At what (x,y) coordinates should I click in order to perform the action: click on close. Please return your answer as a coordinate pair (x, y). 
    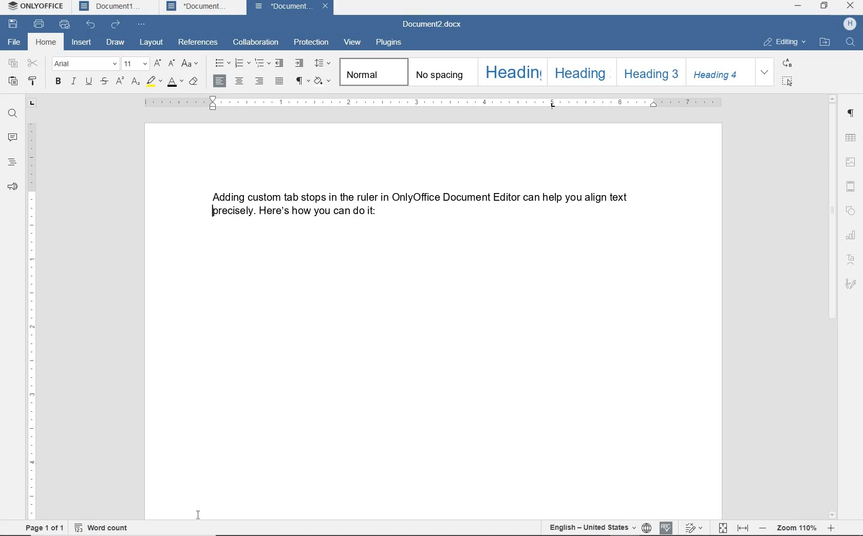
    Looking at the image, I should click on (326, 7).